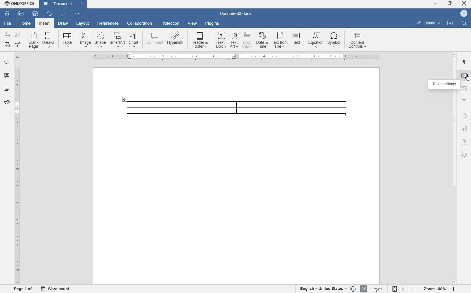  Describe the element at coordinates (236, 107) in the screenshot. I see `inserted table` at that location.